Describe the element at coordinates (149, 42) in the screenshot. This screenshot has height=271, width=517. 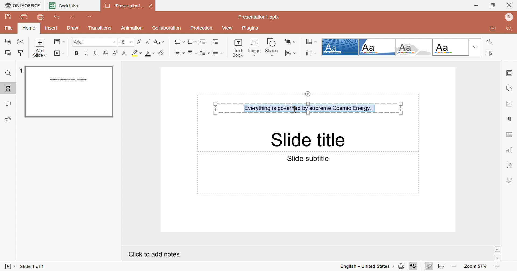
I see `Decrement font size` at that location.